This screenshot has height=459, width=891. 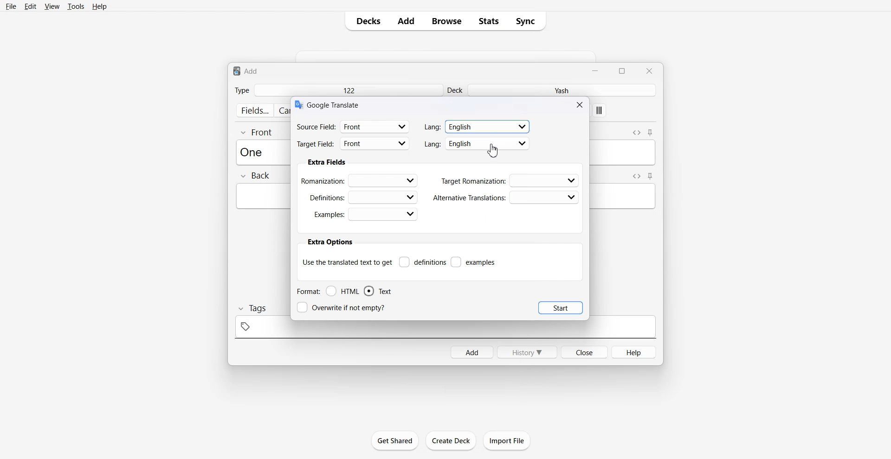 What do you see at coordinates (246, 70) in the screenshot?
I see `Text` at bounding box center [246, 70].